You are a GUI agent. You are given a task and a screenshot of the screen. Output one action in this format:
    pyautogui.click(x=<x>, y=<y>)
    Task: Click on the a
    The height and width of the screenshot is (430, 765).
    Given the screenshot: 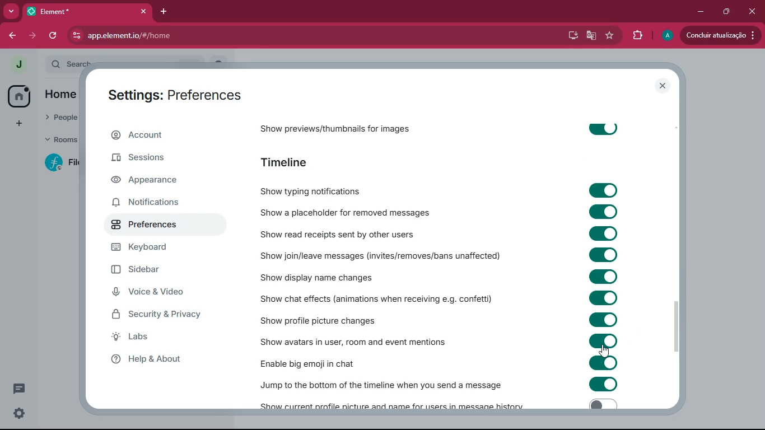 What is the action you would take?
    pyautogui.click(x=668, y=36)
    